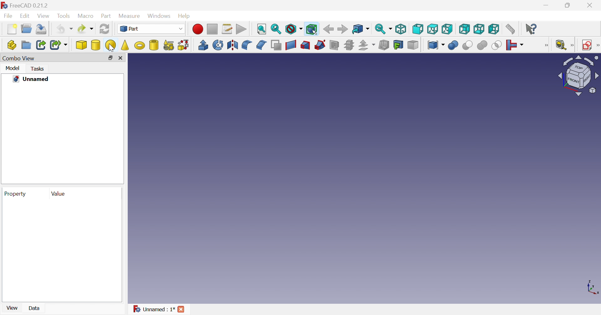 The width and height of the screenshot is (601, 315). What do you see at coordinates (12, 29) in the screenshot?
I see `New` at bounding box center [12, 29].